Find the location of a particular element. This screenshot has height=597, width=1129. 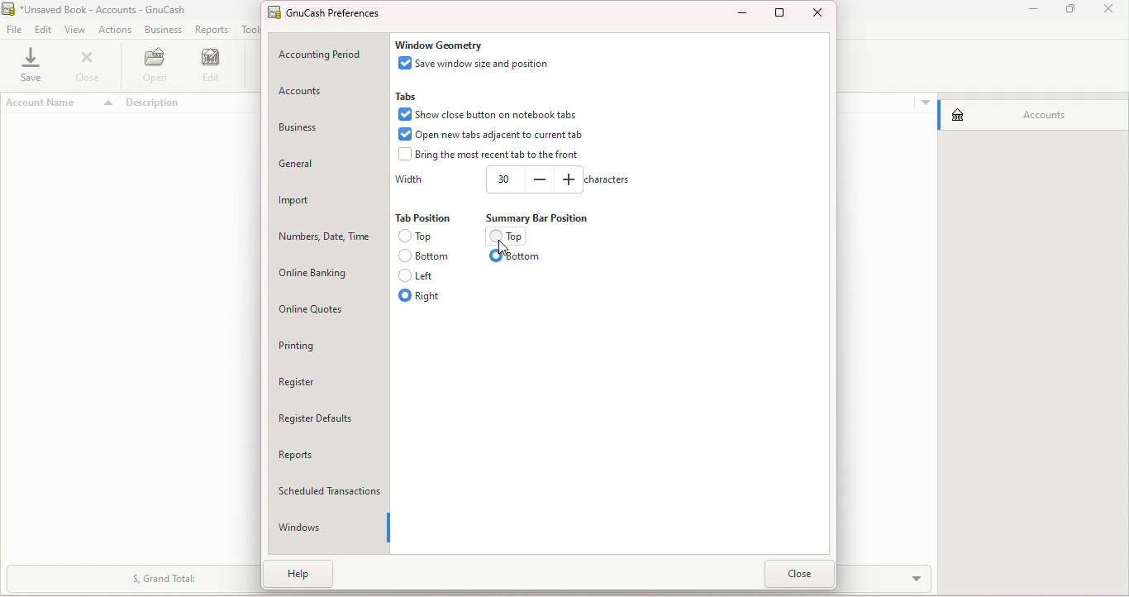

Reports is located at coordinates (211, 30).